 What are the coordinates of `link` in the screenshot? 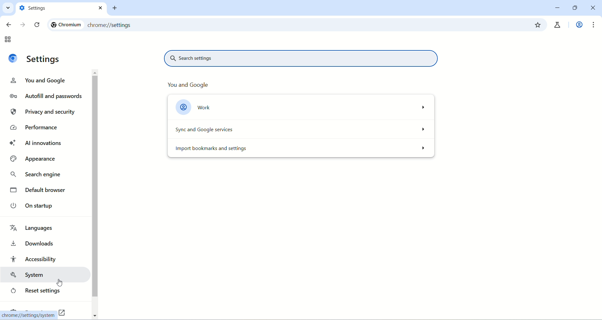 It's located at (63, 313).